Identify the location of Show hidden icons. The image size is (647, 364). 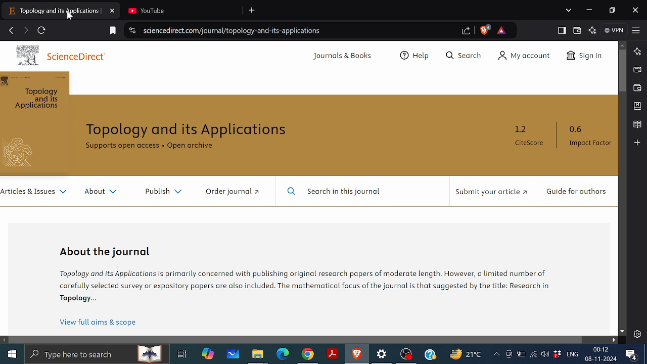
(496, 354).